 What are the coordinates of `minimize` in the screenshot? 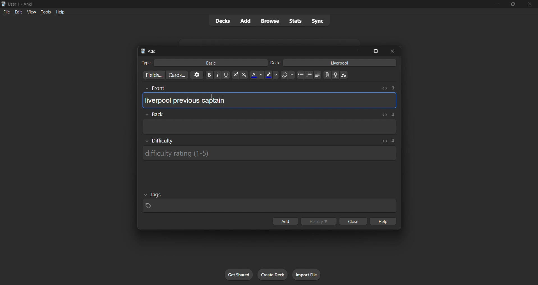 It's located at (361, 51).